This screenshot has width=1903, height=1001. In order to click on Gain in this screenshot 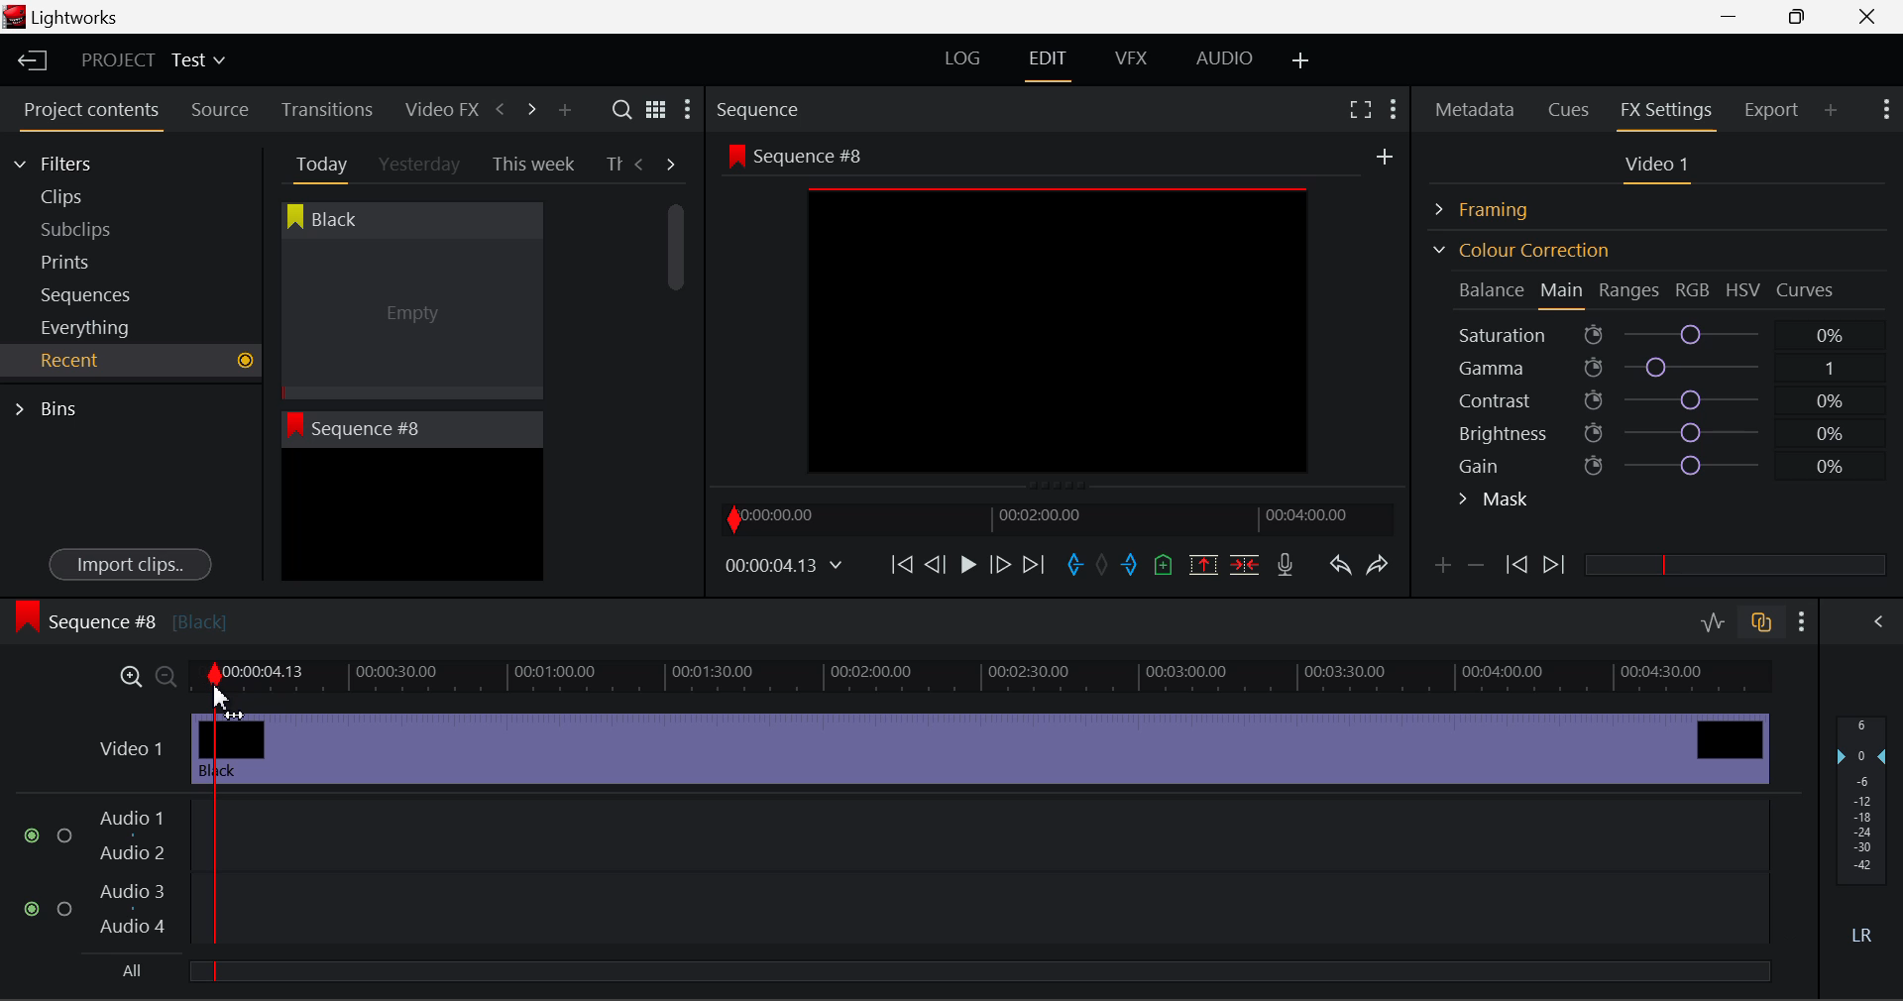, I will do `click(1677, 462)`.